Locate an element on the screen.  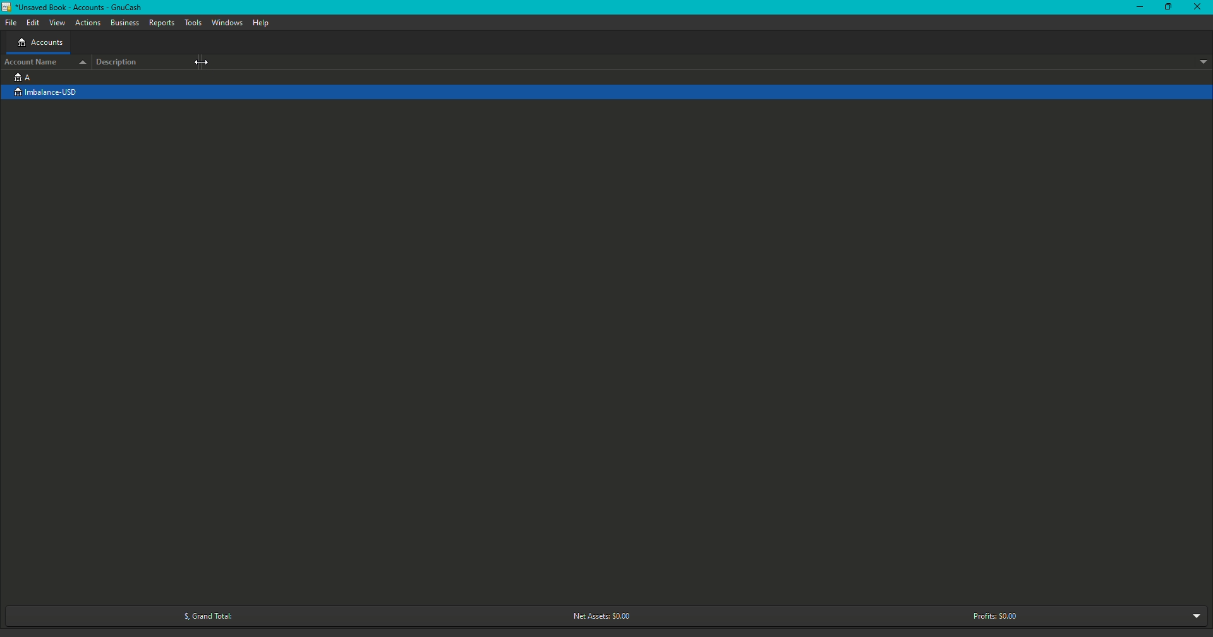
Edit is located at coordinates (33, 23).